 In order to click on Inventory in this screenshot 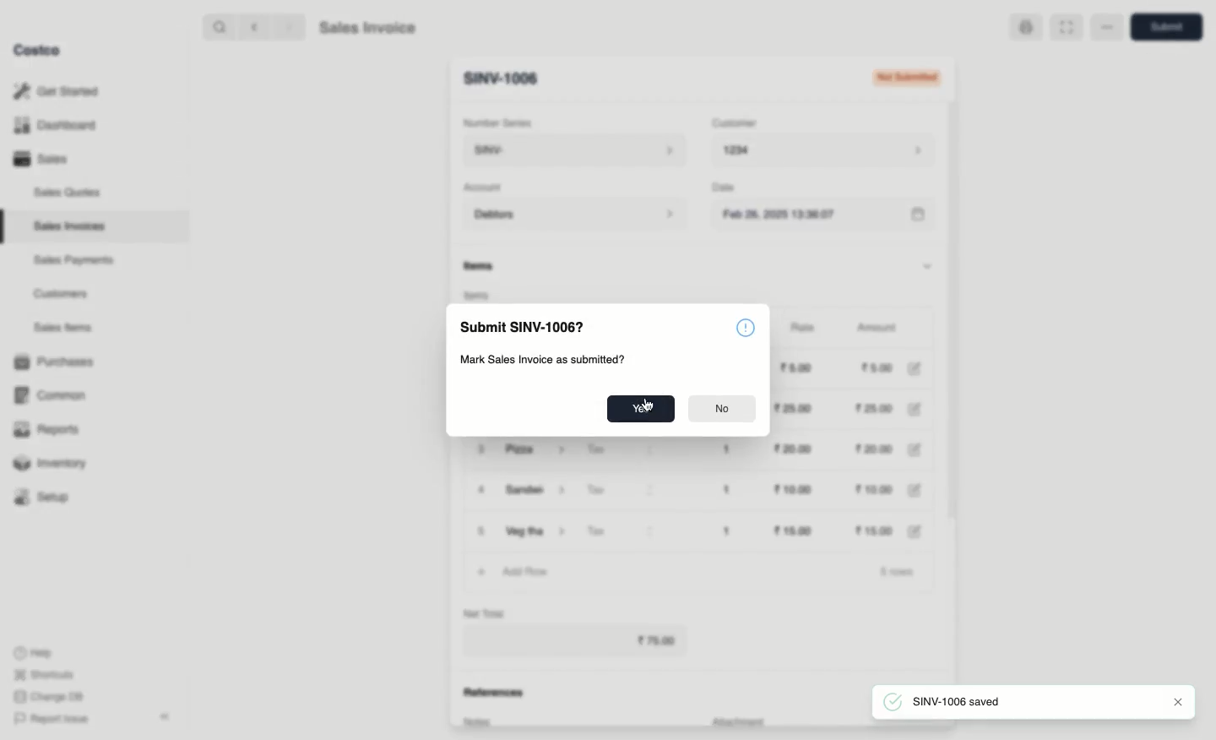, I will do `click(53, 461)`.